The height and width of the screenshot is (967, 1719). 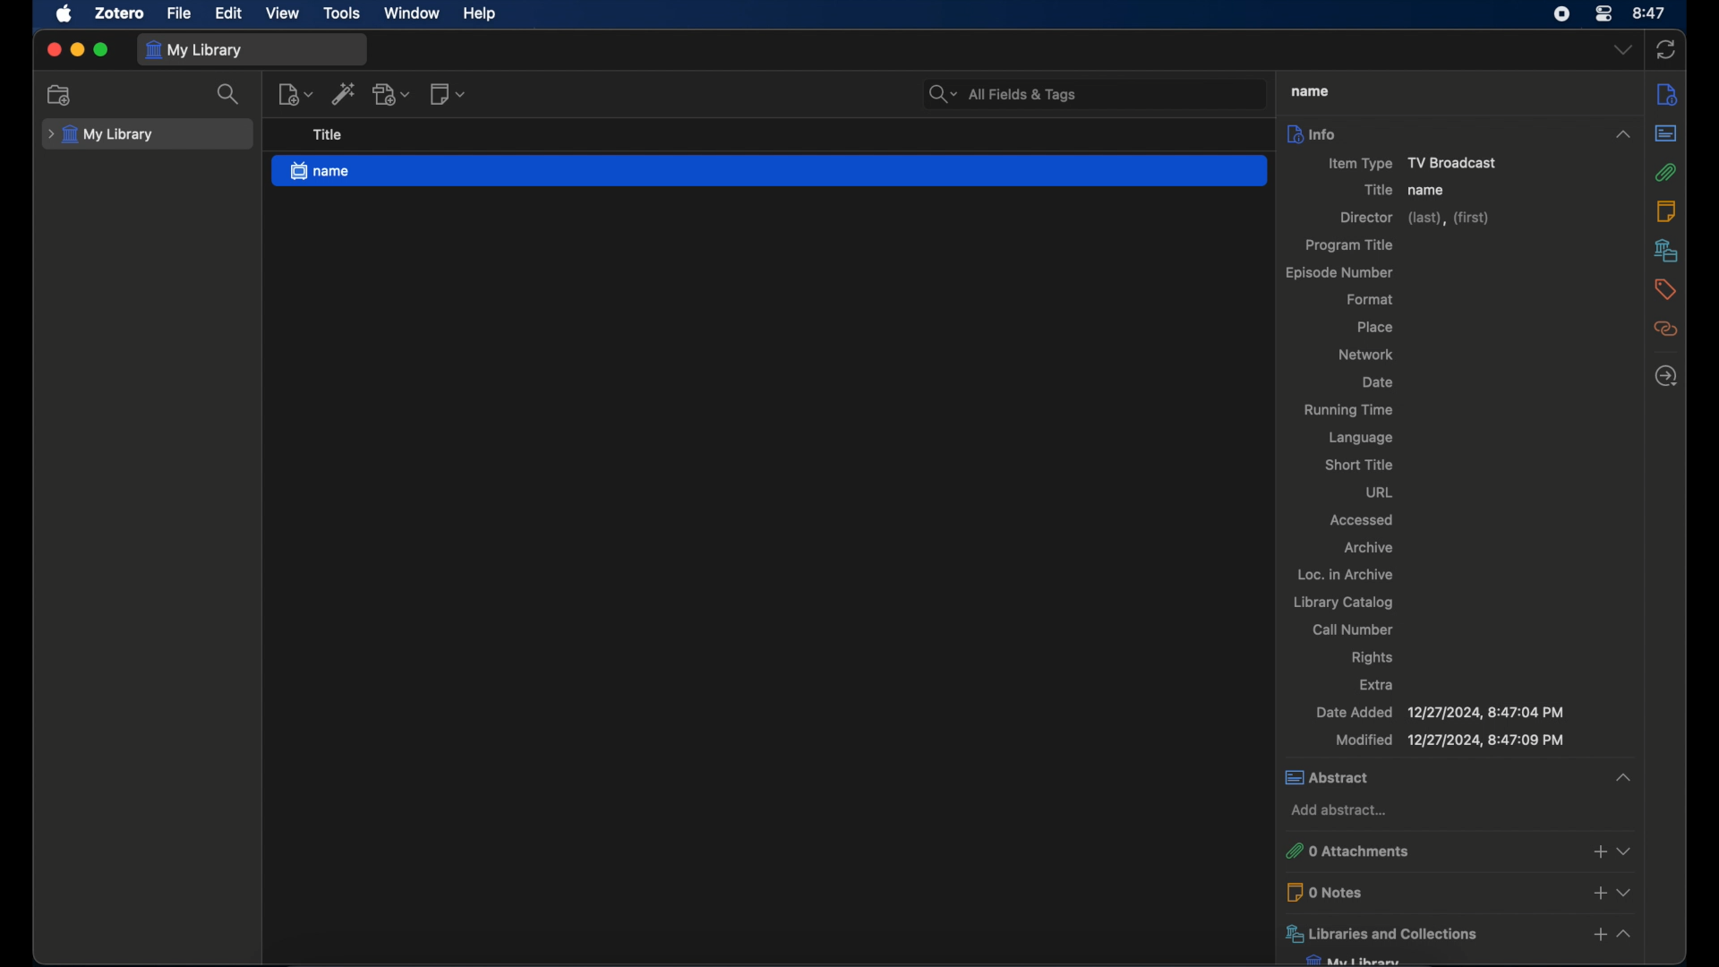 I want to click on item type, so click(x=1402, y=164).